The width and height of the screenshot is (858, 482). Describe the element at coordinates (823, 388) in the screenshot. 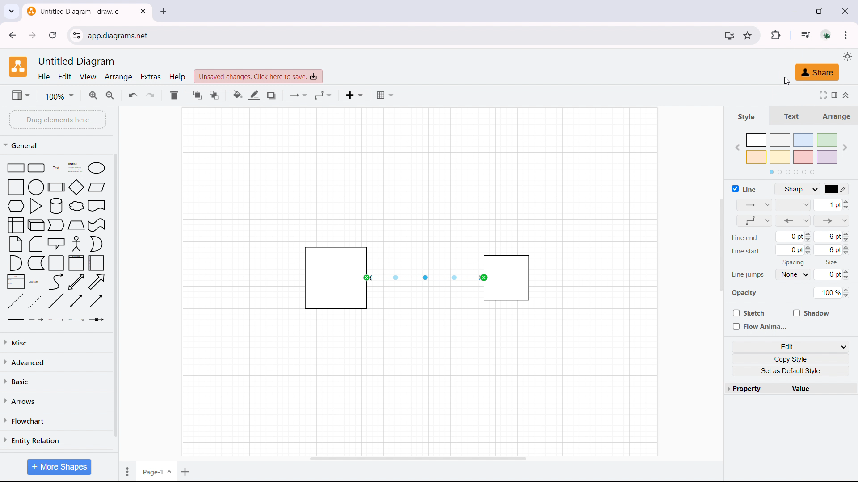

I see `value` at that location.